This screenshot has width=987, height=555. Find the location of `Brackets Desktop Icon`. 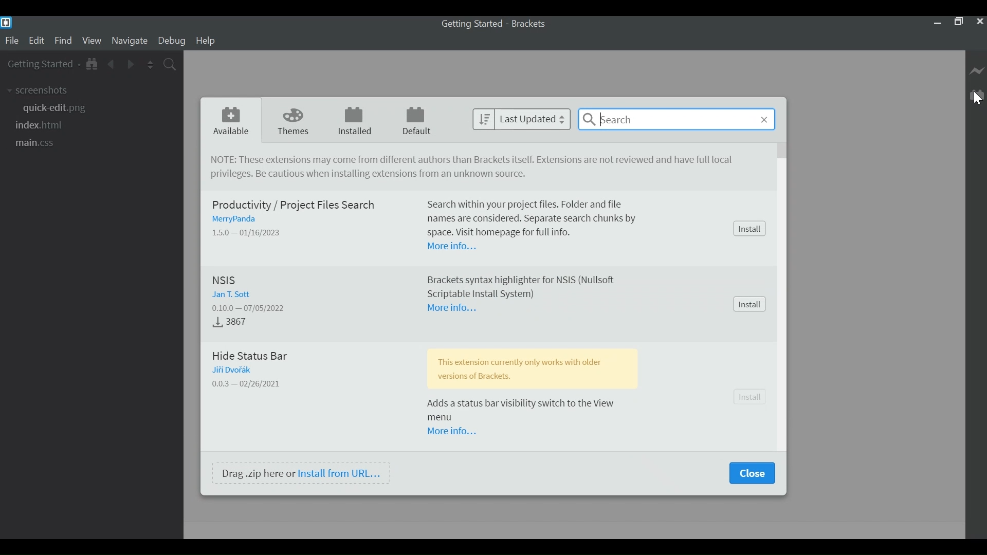

Brackets Desktop Icon is located at coordinates (6, 22).